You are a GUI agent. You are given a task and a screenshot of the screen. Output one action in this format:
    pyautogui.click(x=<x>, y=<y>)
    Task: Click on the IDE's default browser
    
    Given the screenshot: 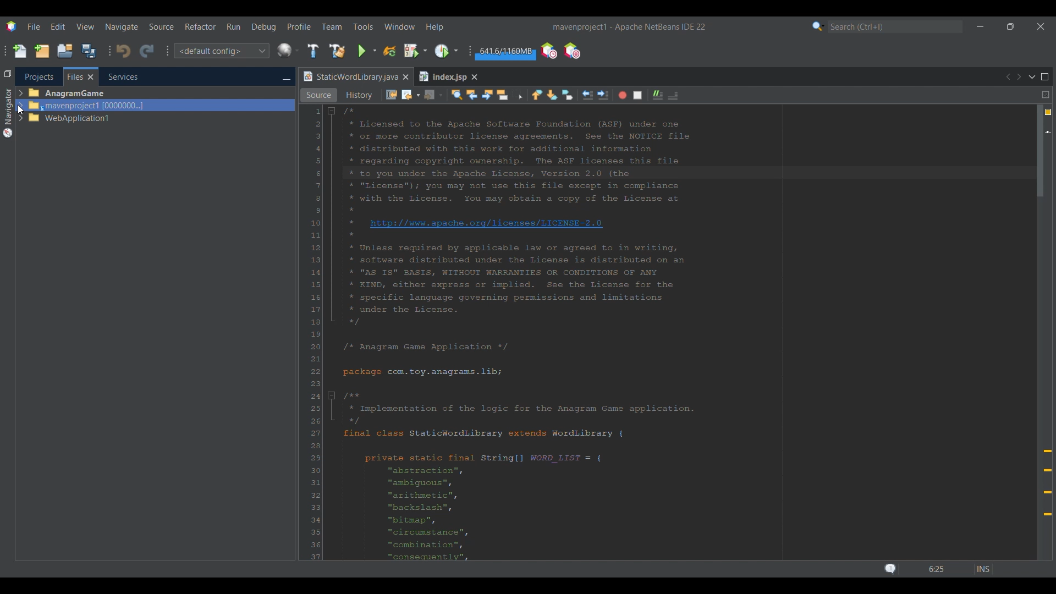 What is the action you would take?
    pyautogui.click(x=288, y=51)
    